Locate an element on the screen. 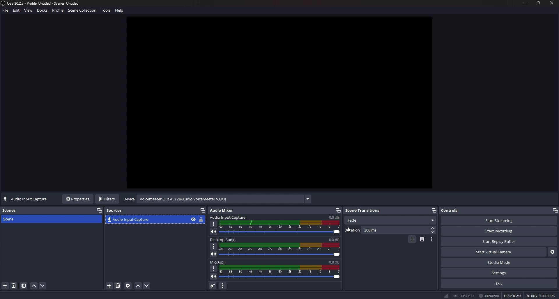 The width and height of the screenshot is (559, 299). no source selected is located at coordinates (26, 199).